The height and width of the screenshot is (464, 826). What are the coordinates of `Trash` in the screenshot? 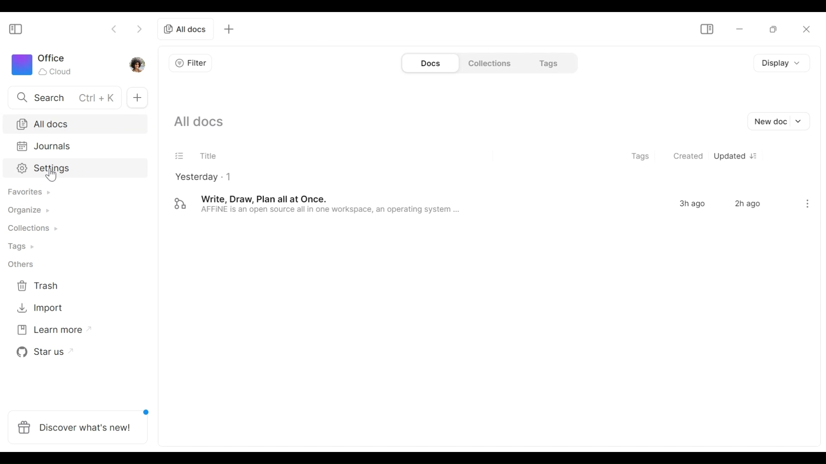 It's located at (38, 286).